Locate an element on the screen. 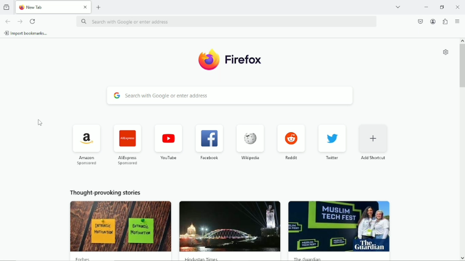  Reddit is located at coordinates (291, 142).